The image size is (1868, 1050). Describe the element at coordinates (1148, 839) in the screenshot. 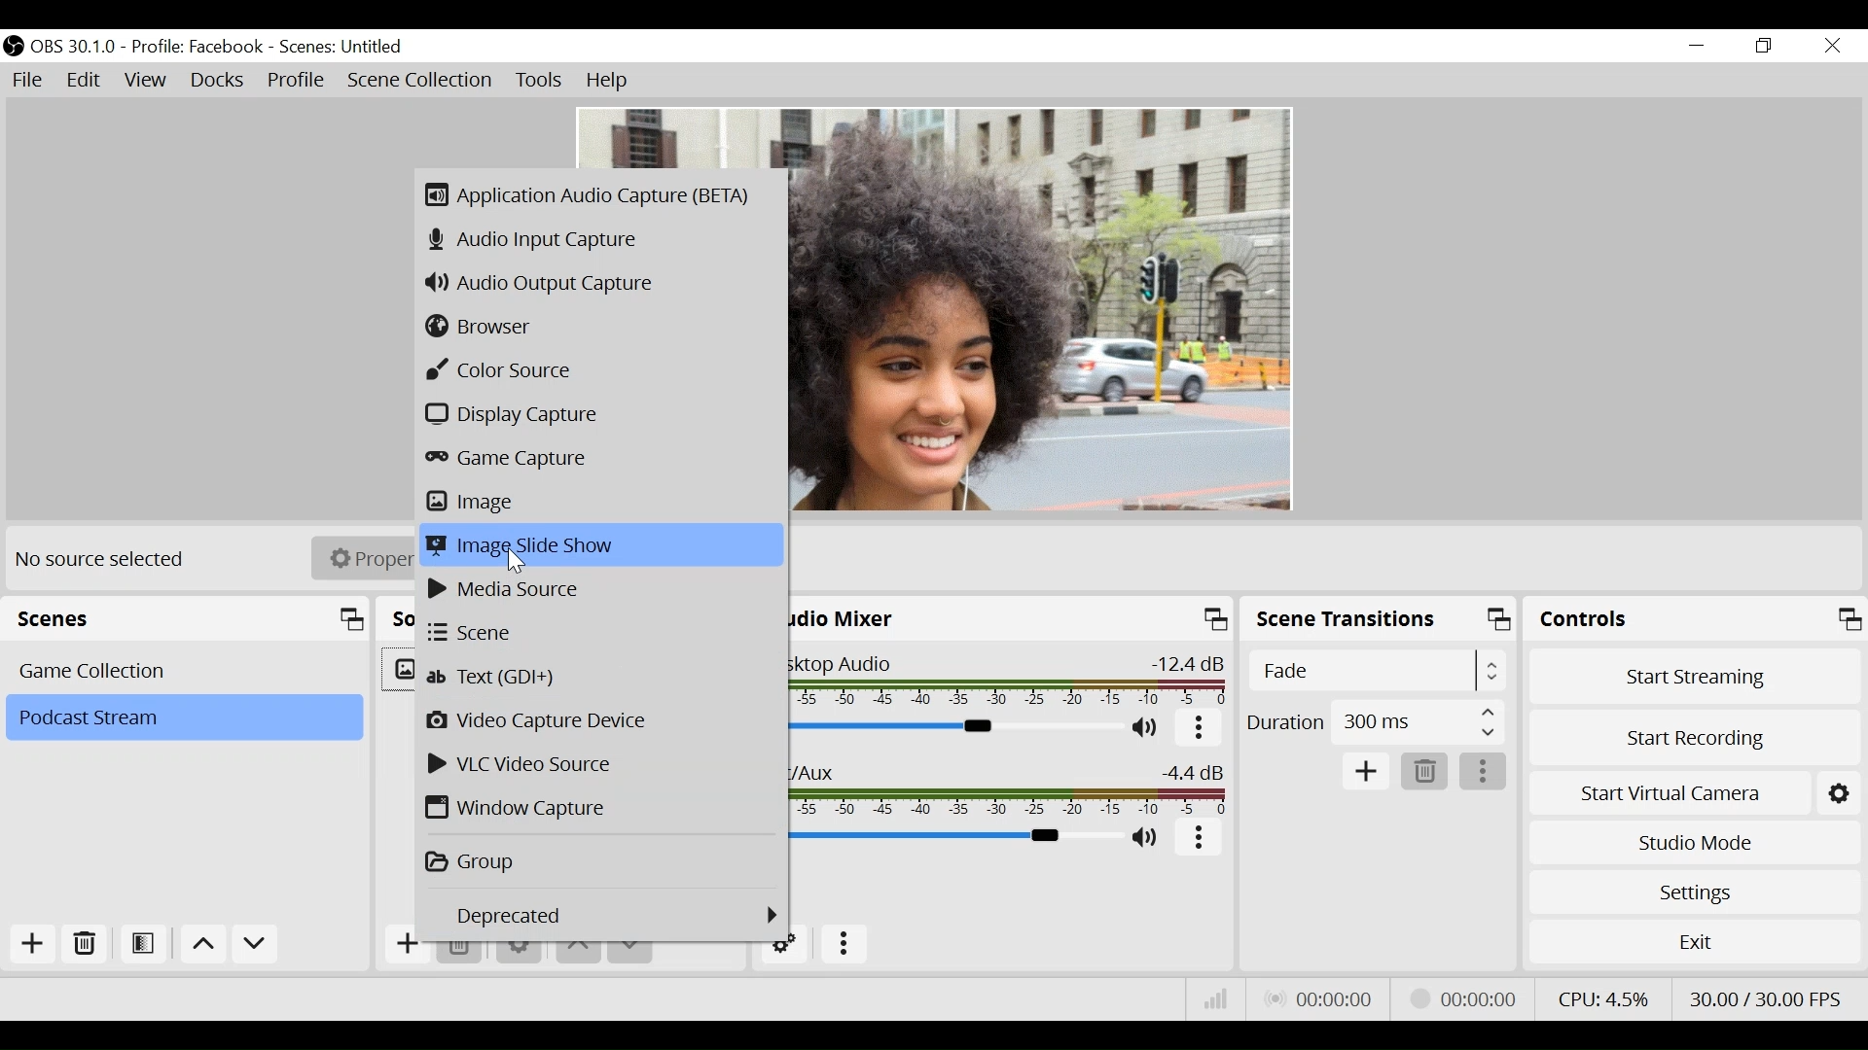

I see `(un)mute` at that location.